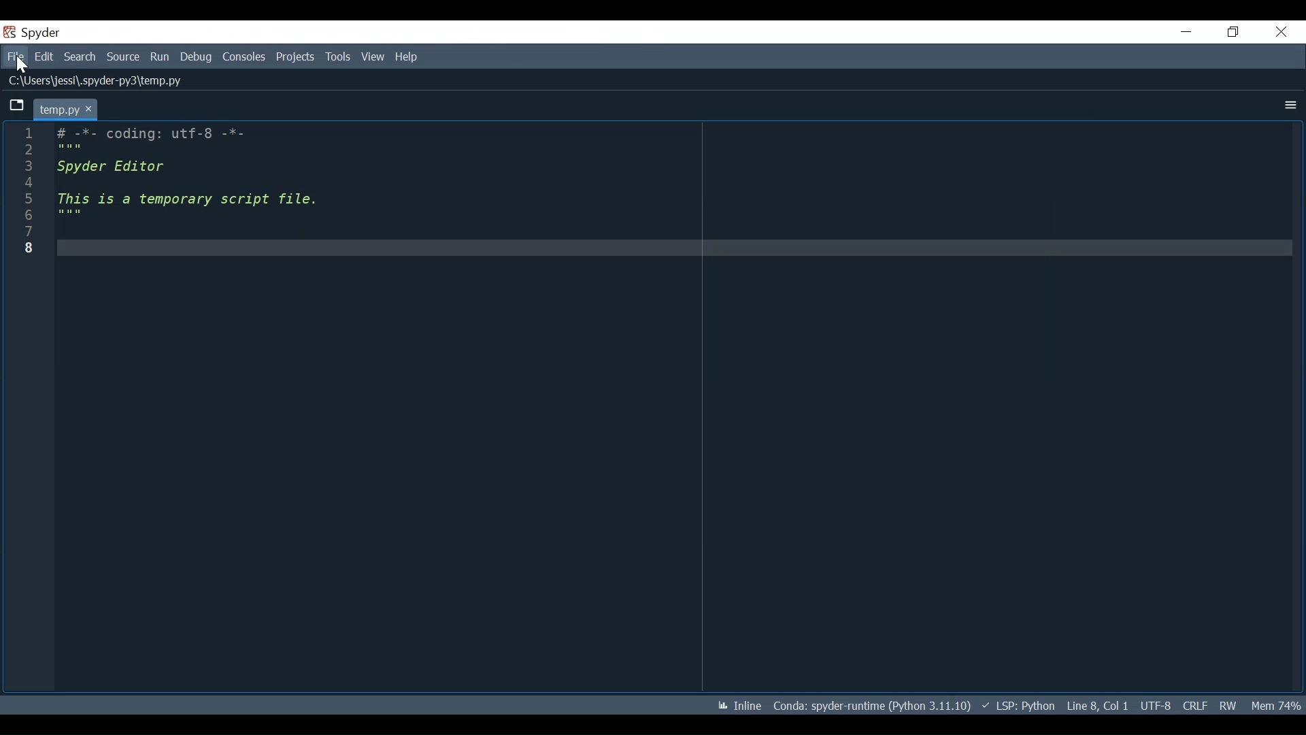  Describe the element at coordinates (407, 57) in the screenshot. I see `Help` at that location.